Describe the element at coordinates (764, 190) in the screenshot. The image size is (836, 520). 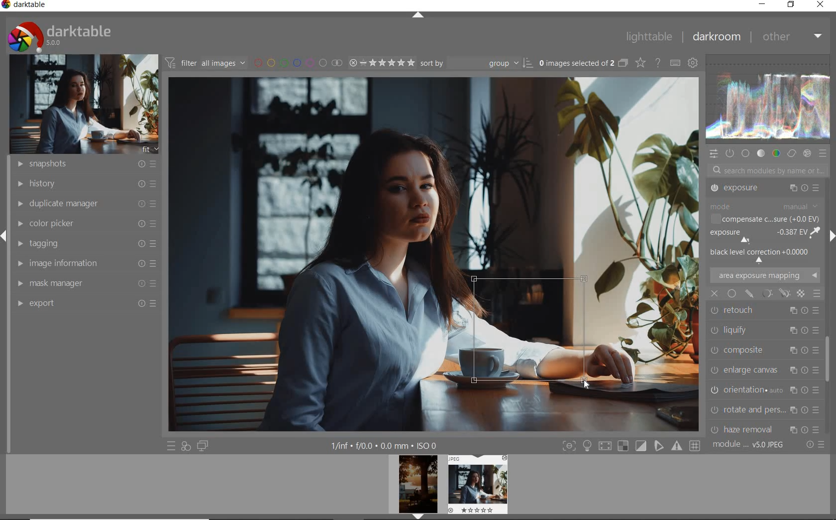
I see `CROP` at that location.